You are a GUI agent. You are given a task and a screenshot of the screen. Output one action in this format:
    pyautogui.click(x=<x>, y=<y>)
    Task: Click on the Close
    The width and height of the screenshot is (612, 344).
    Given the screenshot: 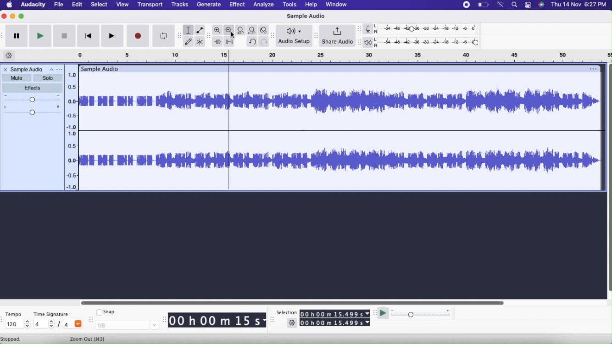 What is the action you would take?
    pyautogui.click(x=5, y=70)
    